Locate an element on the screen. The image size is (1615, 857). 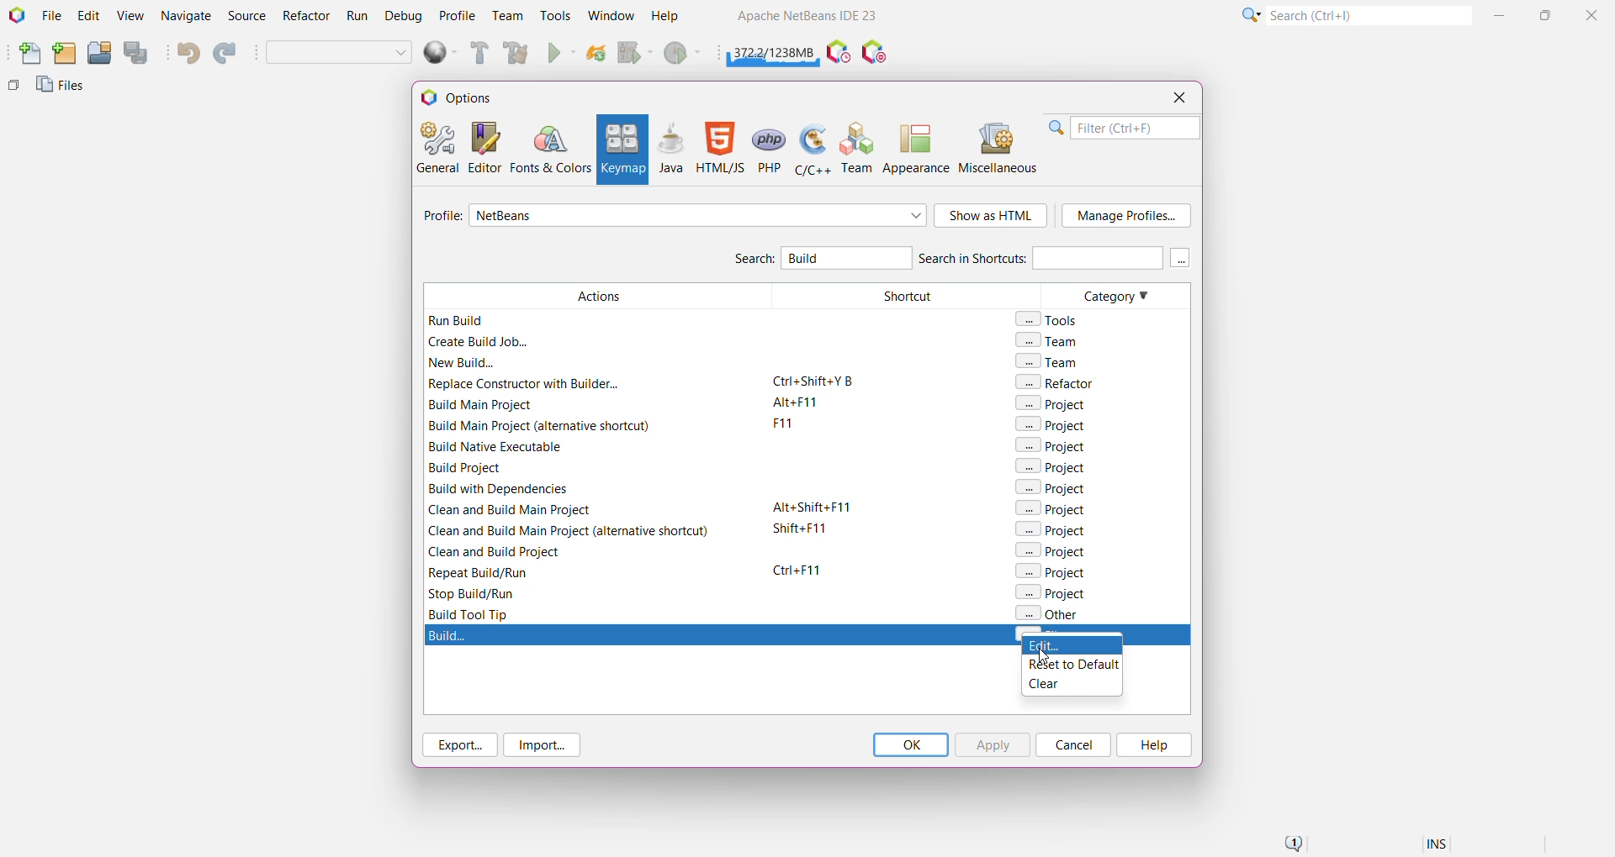
Manage Profile is located at coordinates (1126, 216).